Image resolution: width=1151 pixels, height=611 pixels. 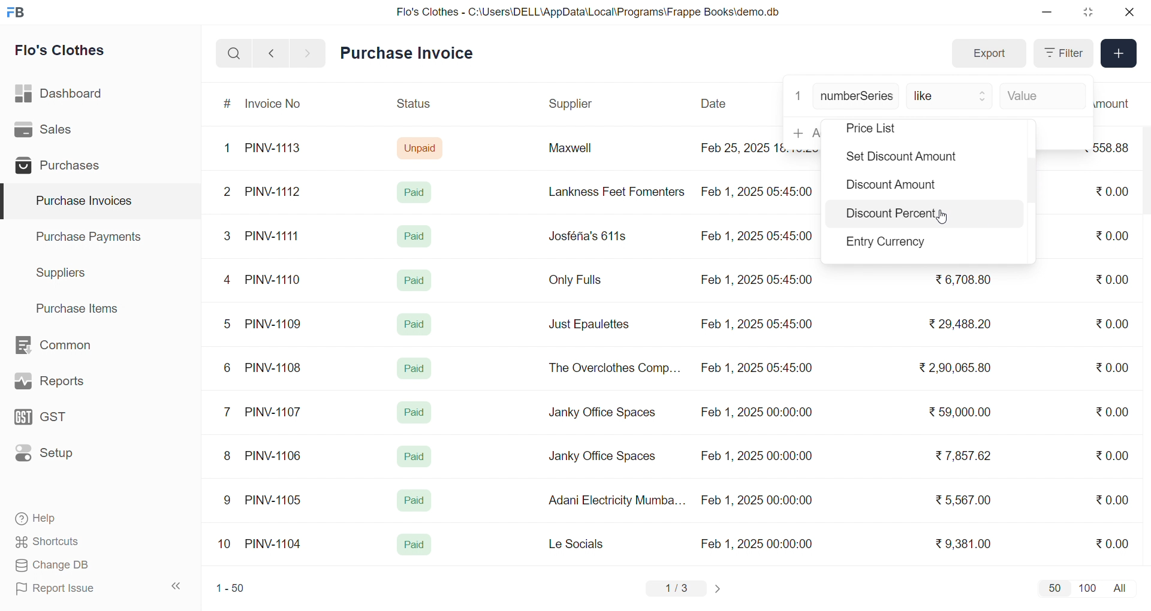 What do you see at coordinates (64, 273) in the screenshot?
I see `Suppliers` at bounding box center [64, 273].